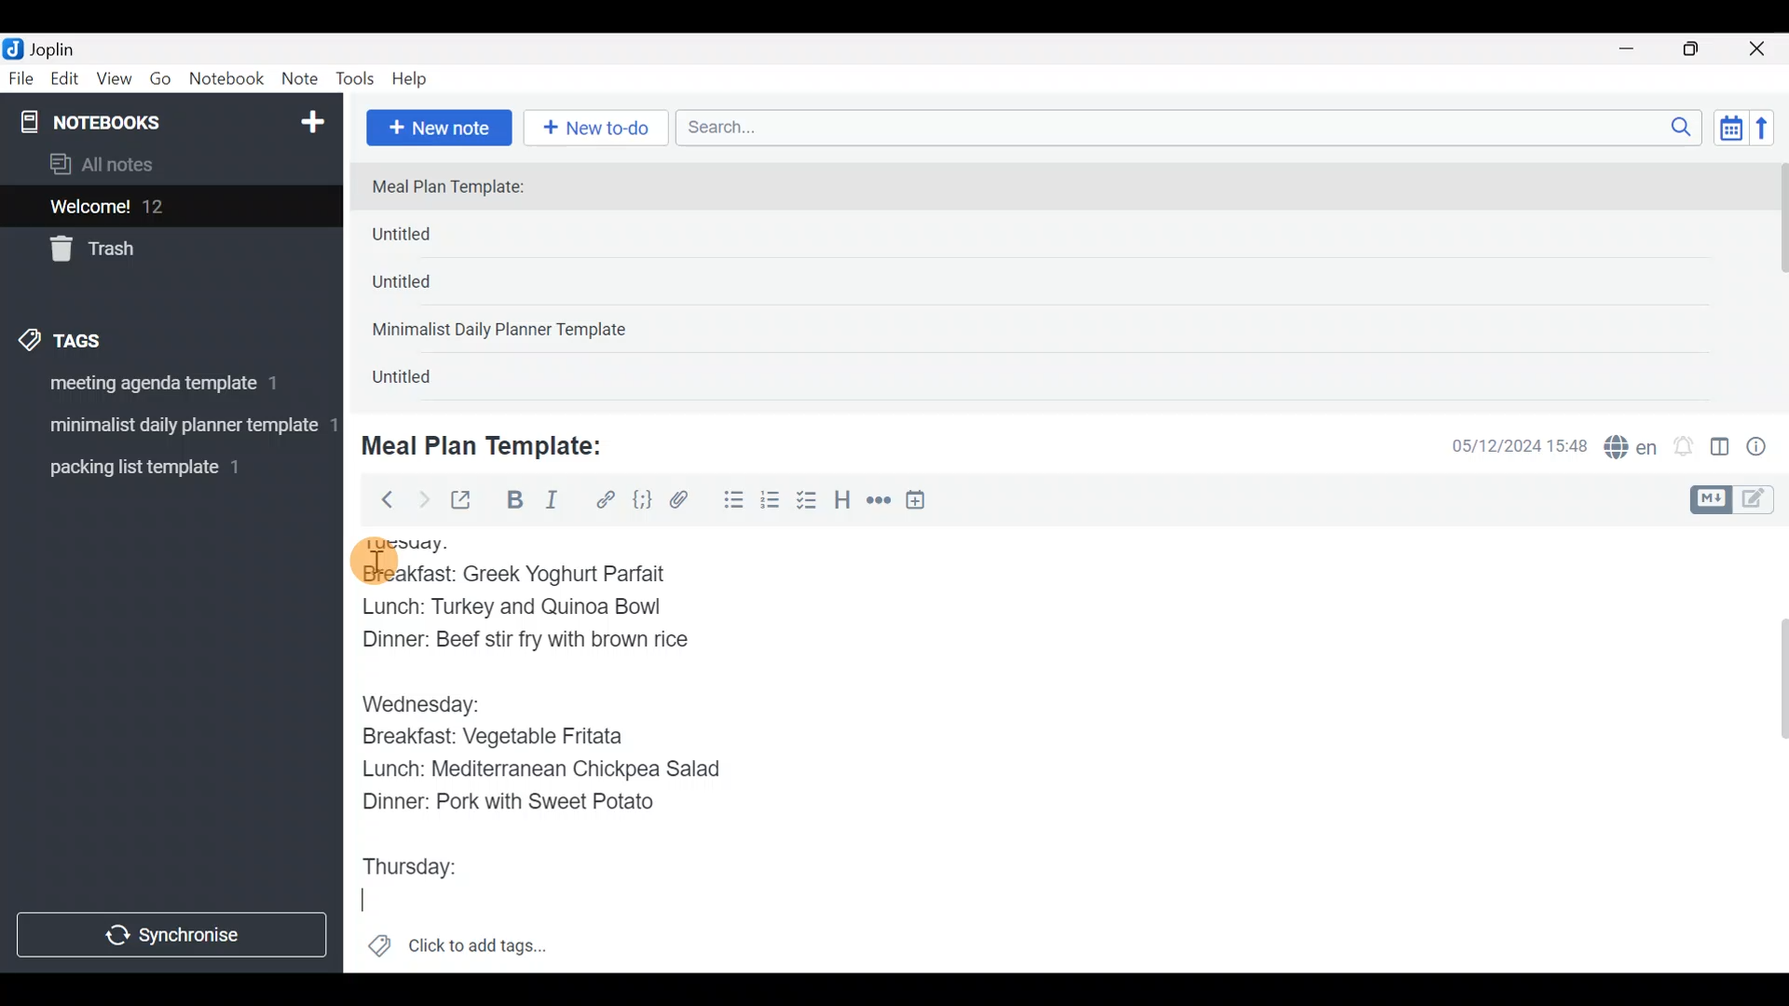 The image size is (1789, 1006). What do you see at coordinates (730, 501) in the screenshot?
I see `Bulleted list` at bounding box center [730, 501].